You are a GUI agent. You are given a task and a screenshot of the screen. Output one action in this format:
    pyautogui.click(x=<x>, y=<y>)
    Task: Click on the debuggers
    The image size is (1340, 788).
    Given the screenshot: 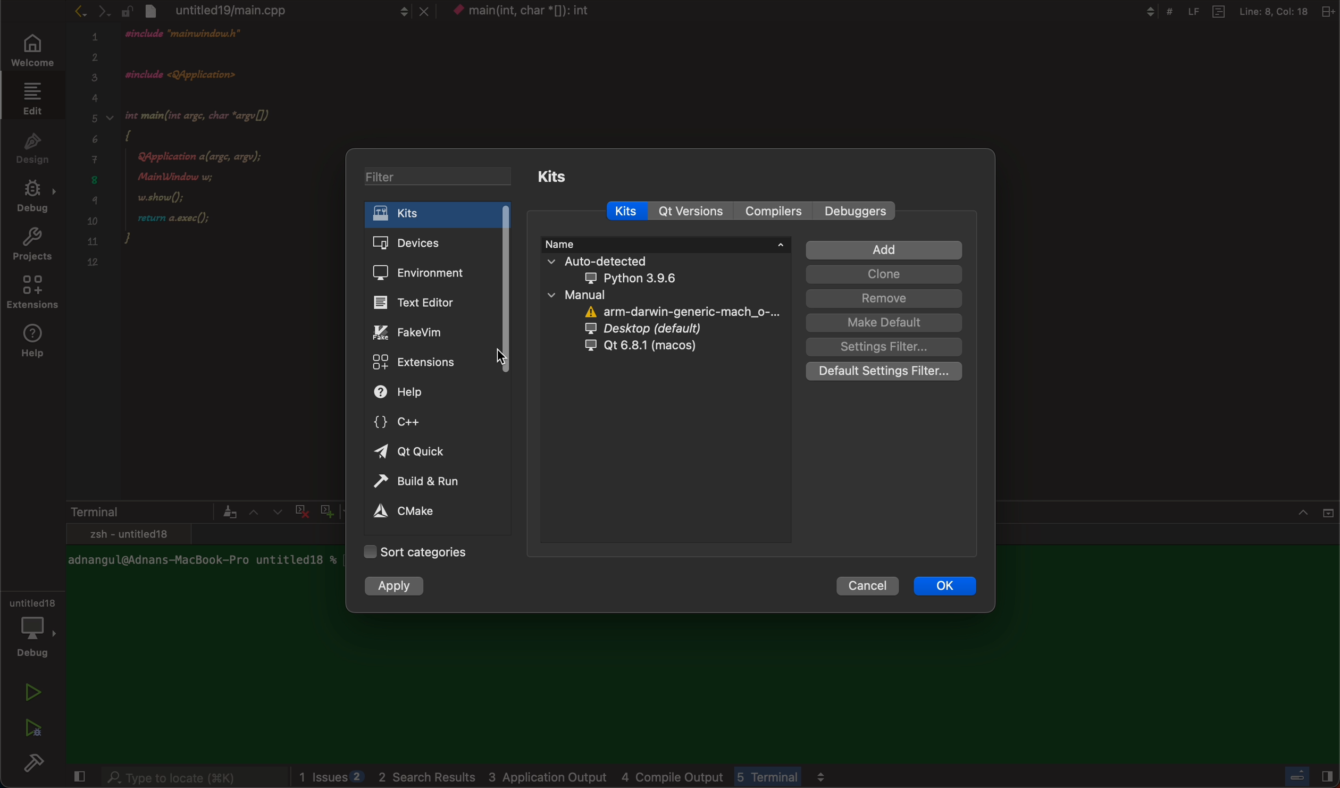 What is the action you would take?
    pyautogui.click(x=857, y=212)
    